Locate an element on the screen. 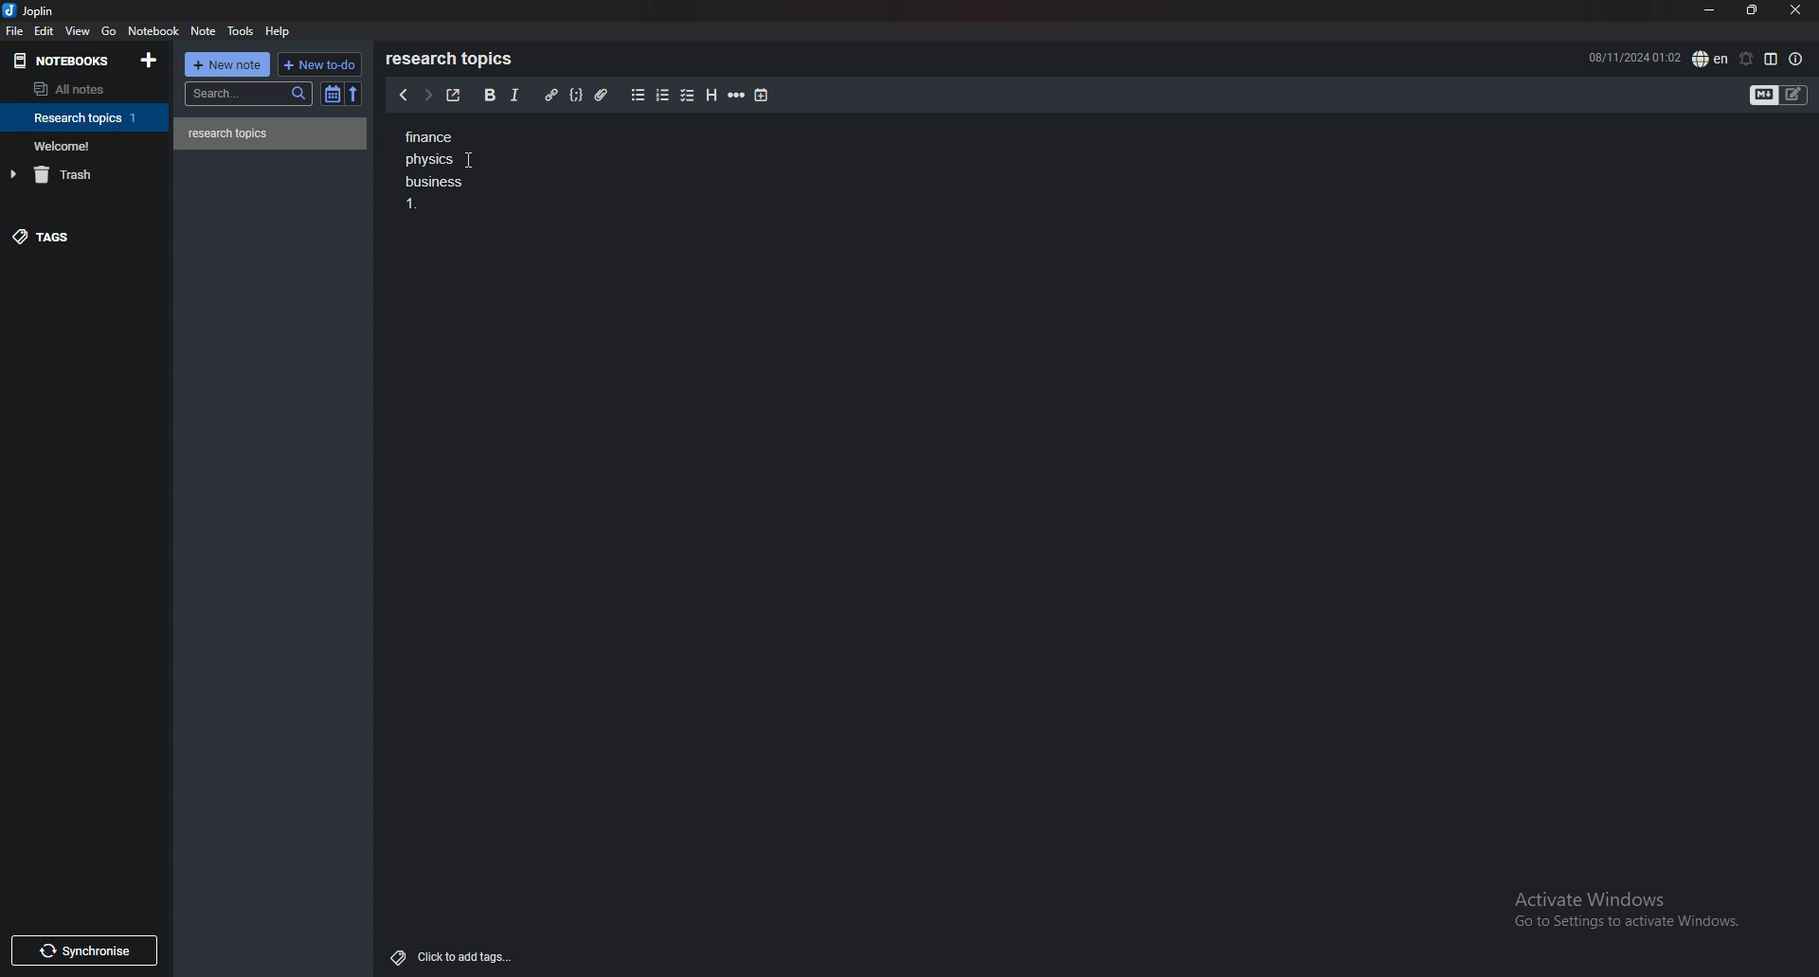  text is located at coordinates (440, 172).